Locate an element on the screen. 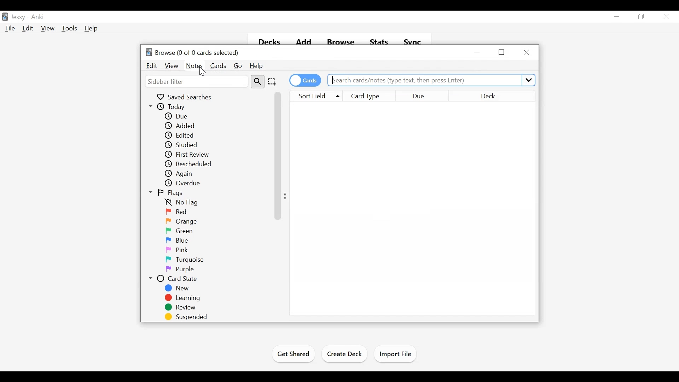 The height and width of the screenshot is (382, 679). minimize is located at coordinates (617, 16).